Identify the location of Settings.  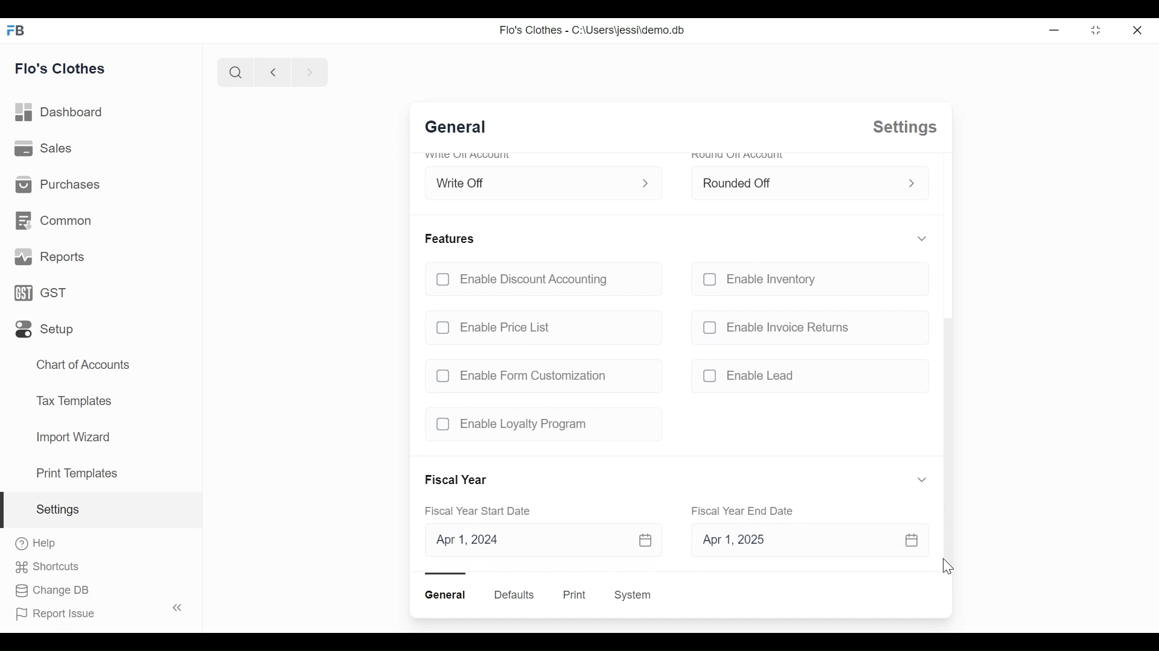
(101, 510).